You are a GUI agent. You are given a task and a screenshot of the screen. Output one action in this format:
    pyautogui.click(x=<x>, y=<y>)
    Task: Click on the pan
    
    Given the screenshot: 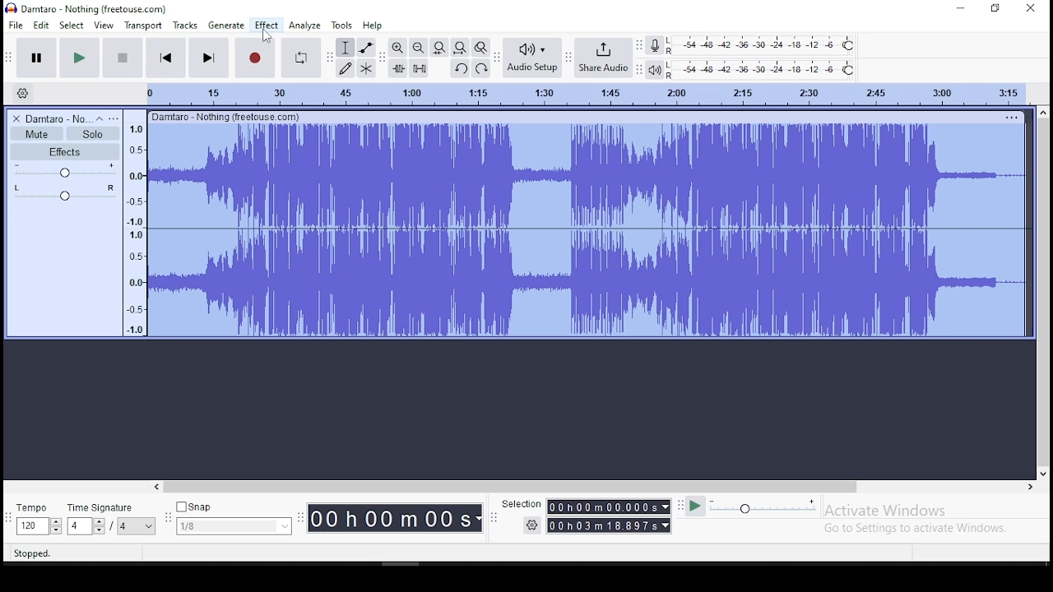 What is the action you would take?
    pyautogui.click(x=64, y=192)
    